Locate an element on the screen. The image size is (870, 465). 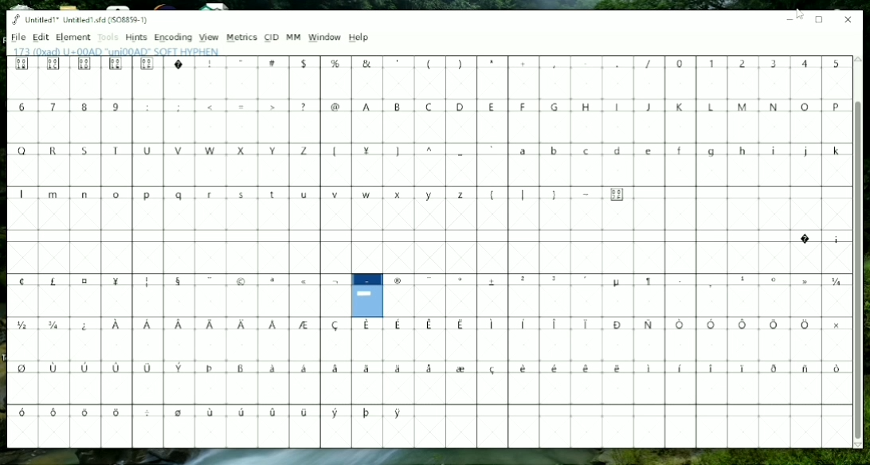
Symbols is located at coordinates (214, 414).